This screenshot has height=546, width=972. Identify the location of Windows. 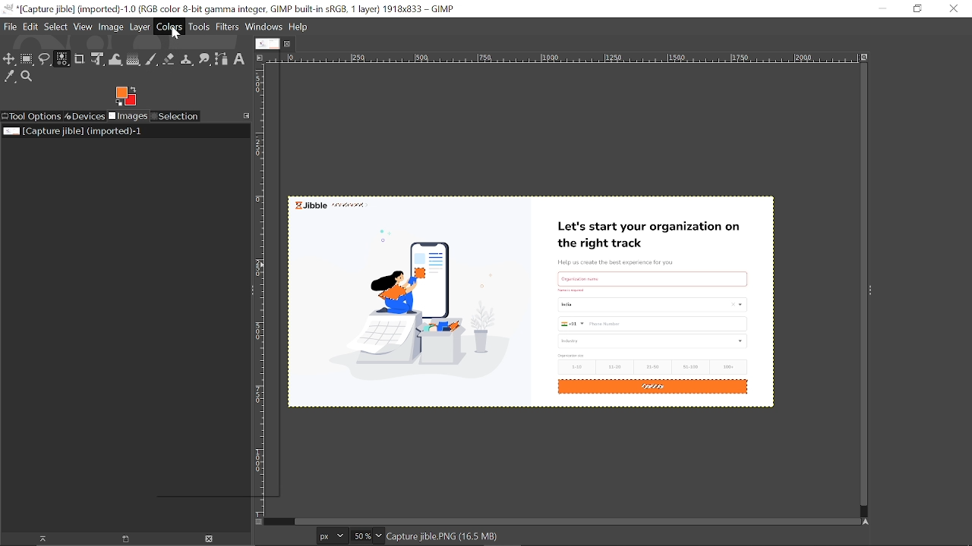
(265, 27).